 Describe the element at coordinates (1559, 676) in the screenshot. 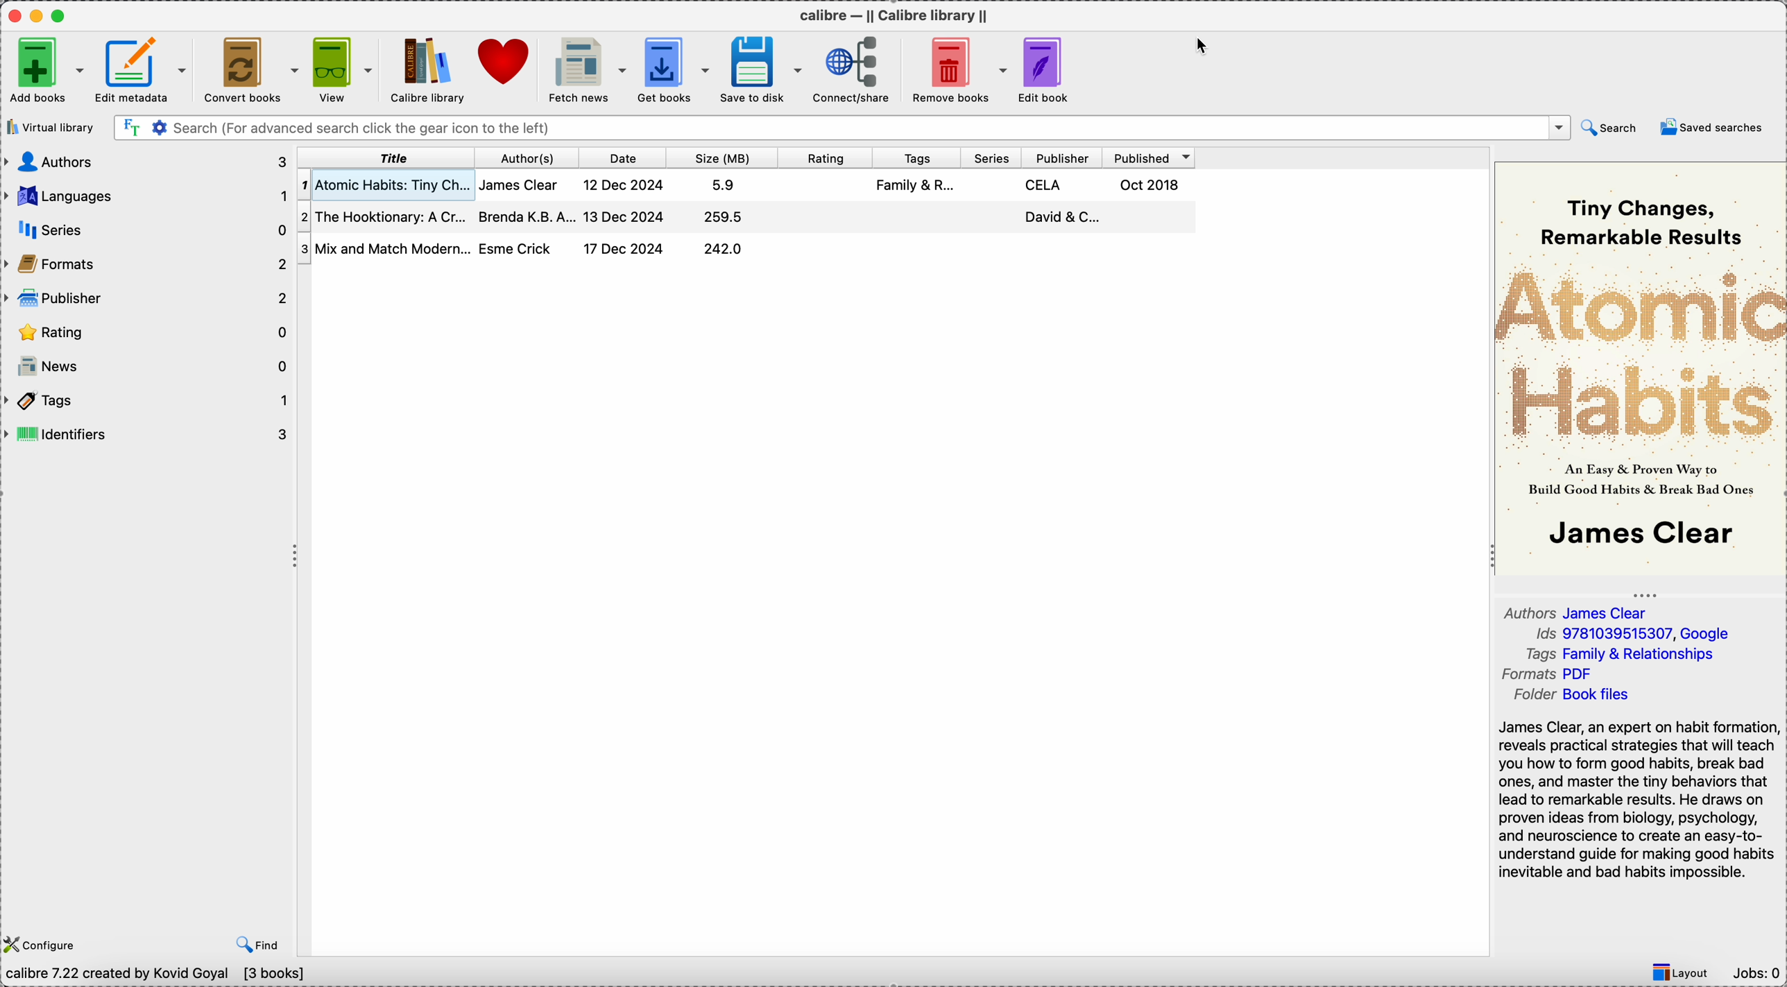

I see `Formats PDF` at that location.